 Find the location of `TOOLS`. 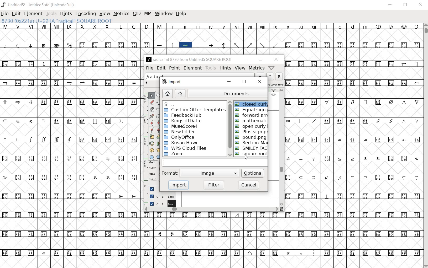

TOOLS is located at coordinates (51, 14).